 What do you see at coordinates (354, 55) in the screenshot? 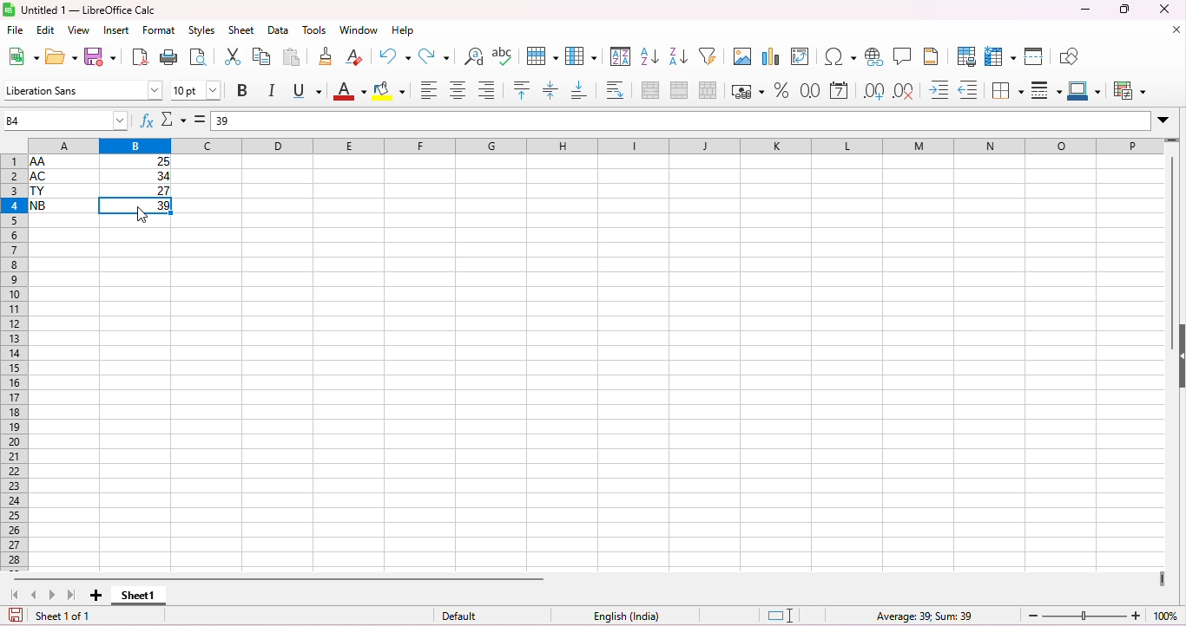
I see `clear direct formatting` at bounding box center [354, 55].